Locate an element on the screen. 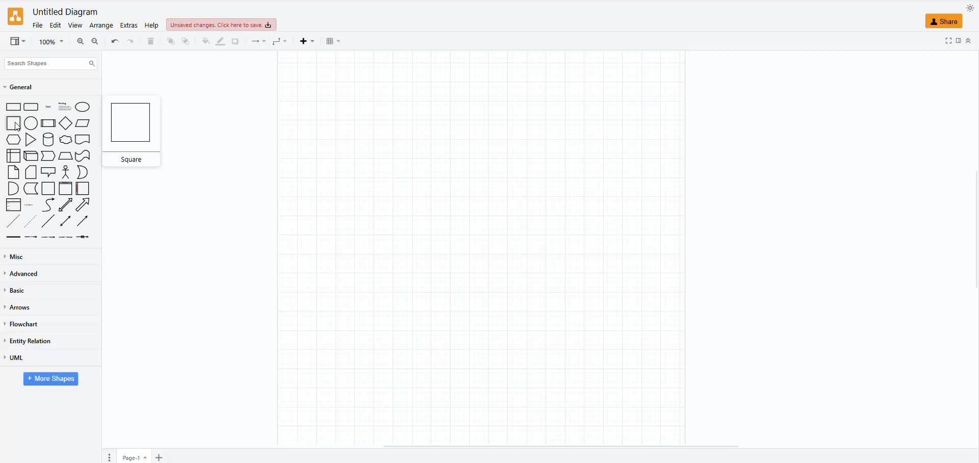 Image resolution: width=979 pixels, height=463 pixels. arrange is located at coordinates (100, 25).